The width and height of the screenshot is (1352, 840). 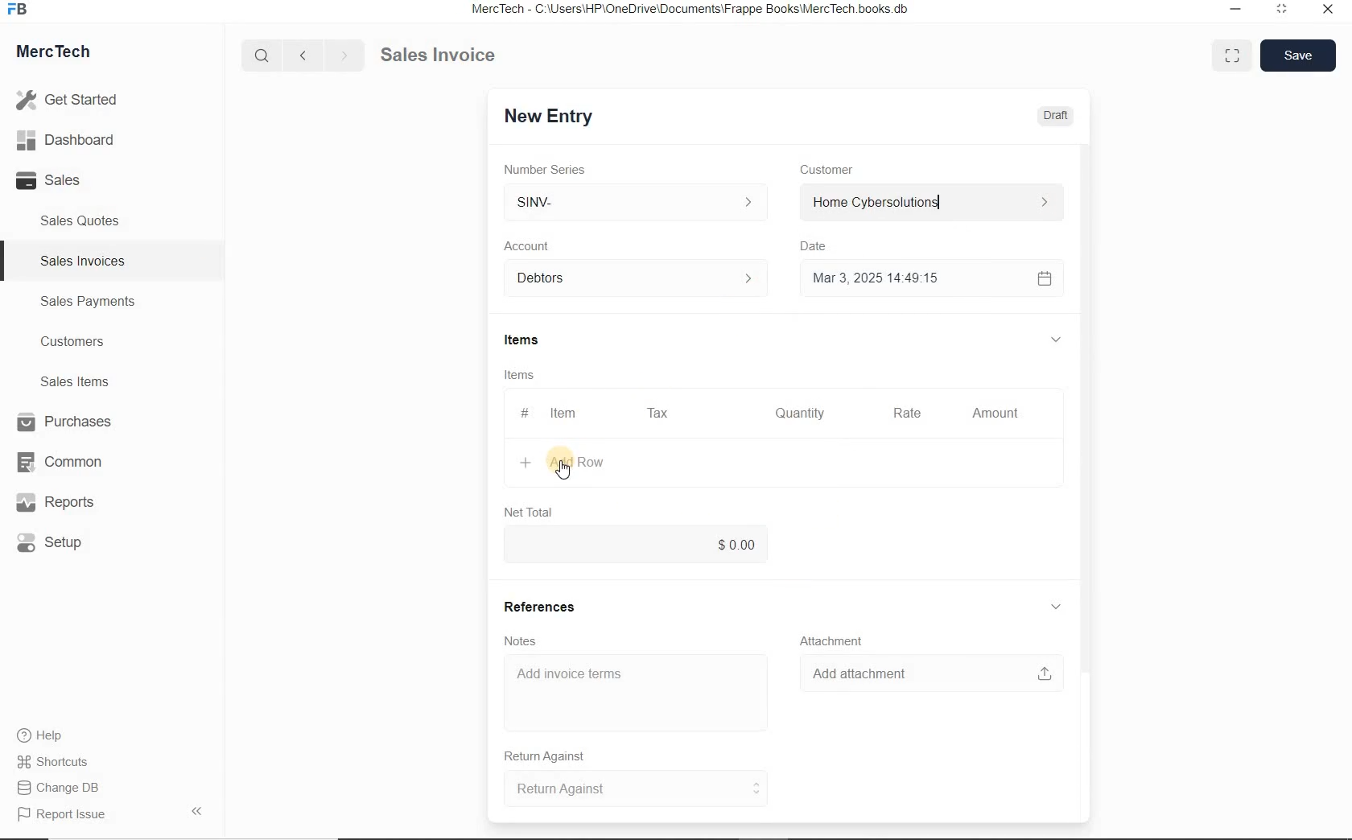 What do you see at coordinates (658, 412) in the screenshot?
I see `Tax` at bounding box center [658, 412].